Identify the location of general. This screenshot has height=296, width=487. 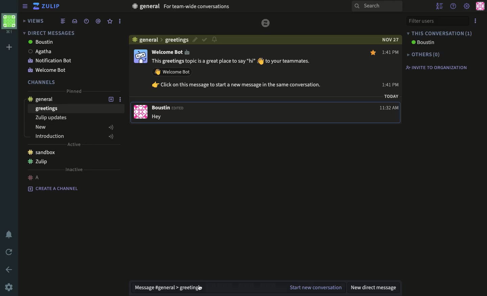
(147, 40).